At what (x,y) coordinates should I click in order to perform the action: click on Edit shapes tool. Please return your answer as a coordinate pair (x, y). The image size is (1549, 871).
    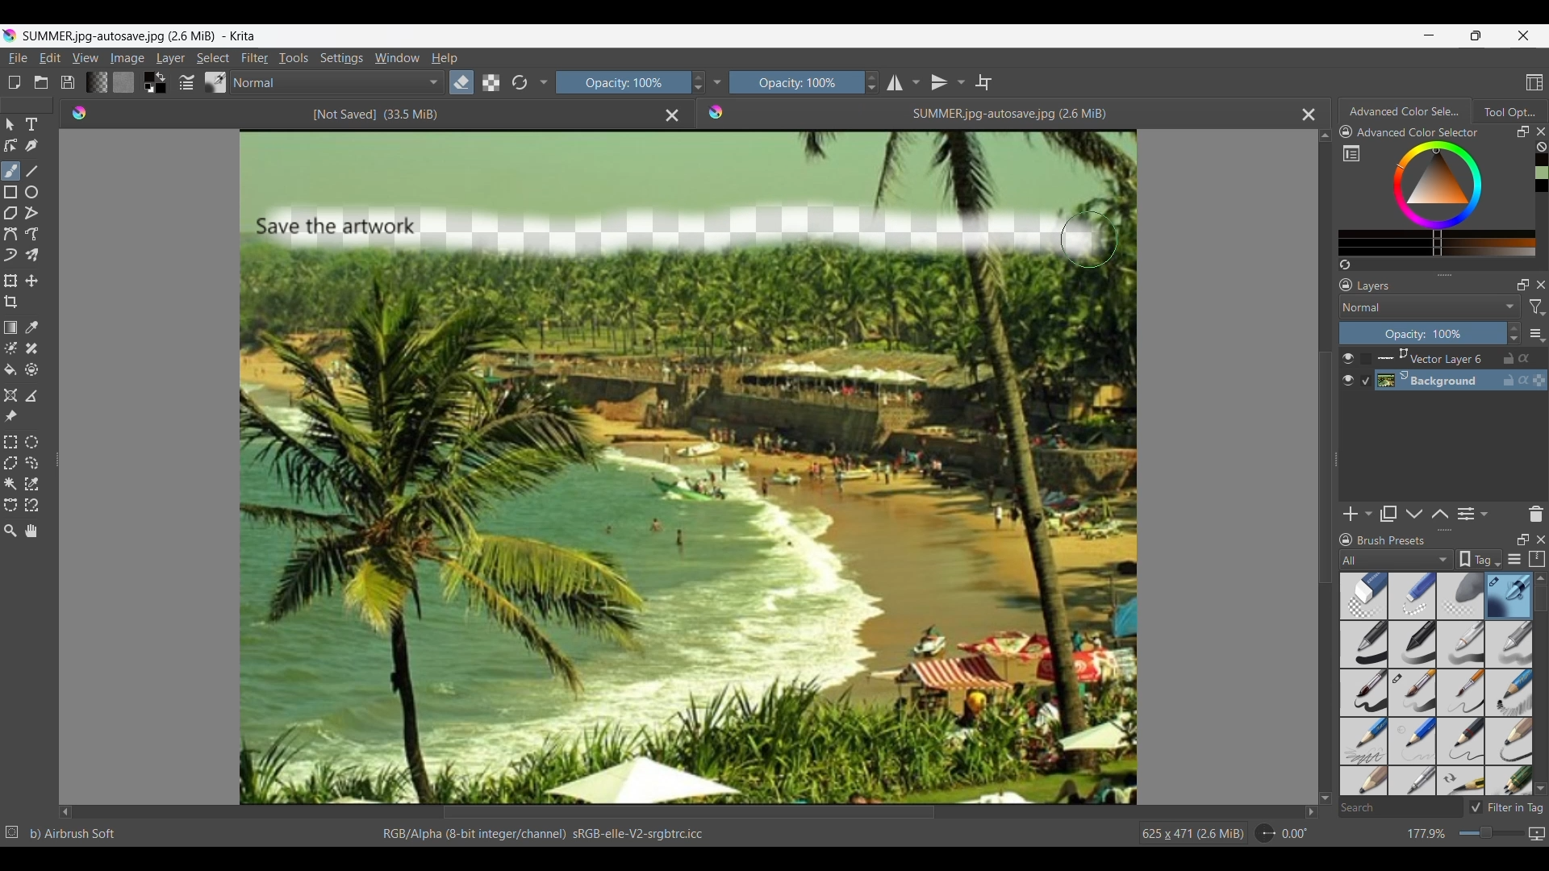
    Looking at the image, I should click on (11, 145).